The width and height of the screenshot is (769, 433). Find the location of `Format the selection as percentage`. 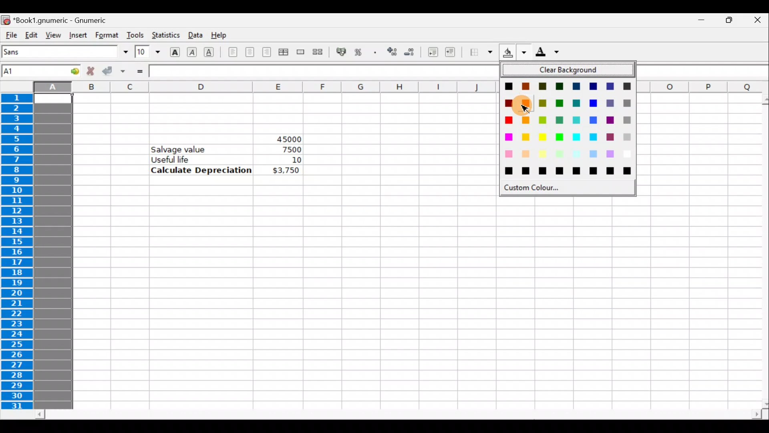

Format the selection as percentage is located at coordinates (360, 53).